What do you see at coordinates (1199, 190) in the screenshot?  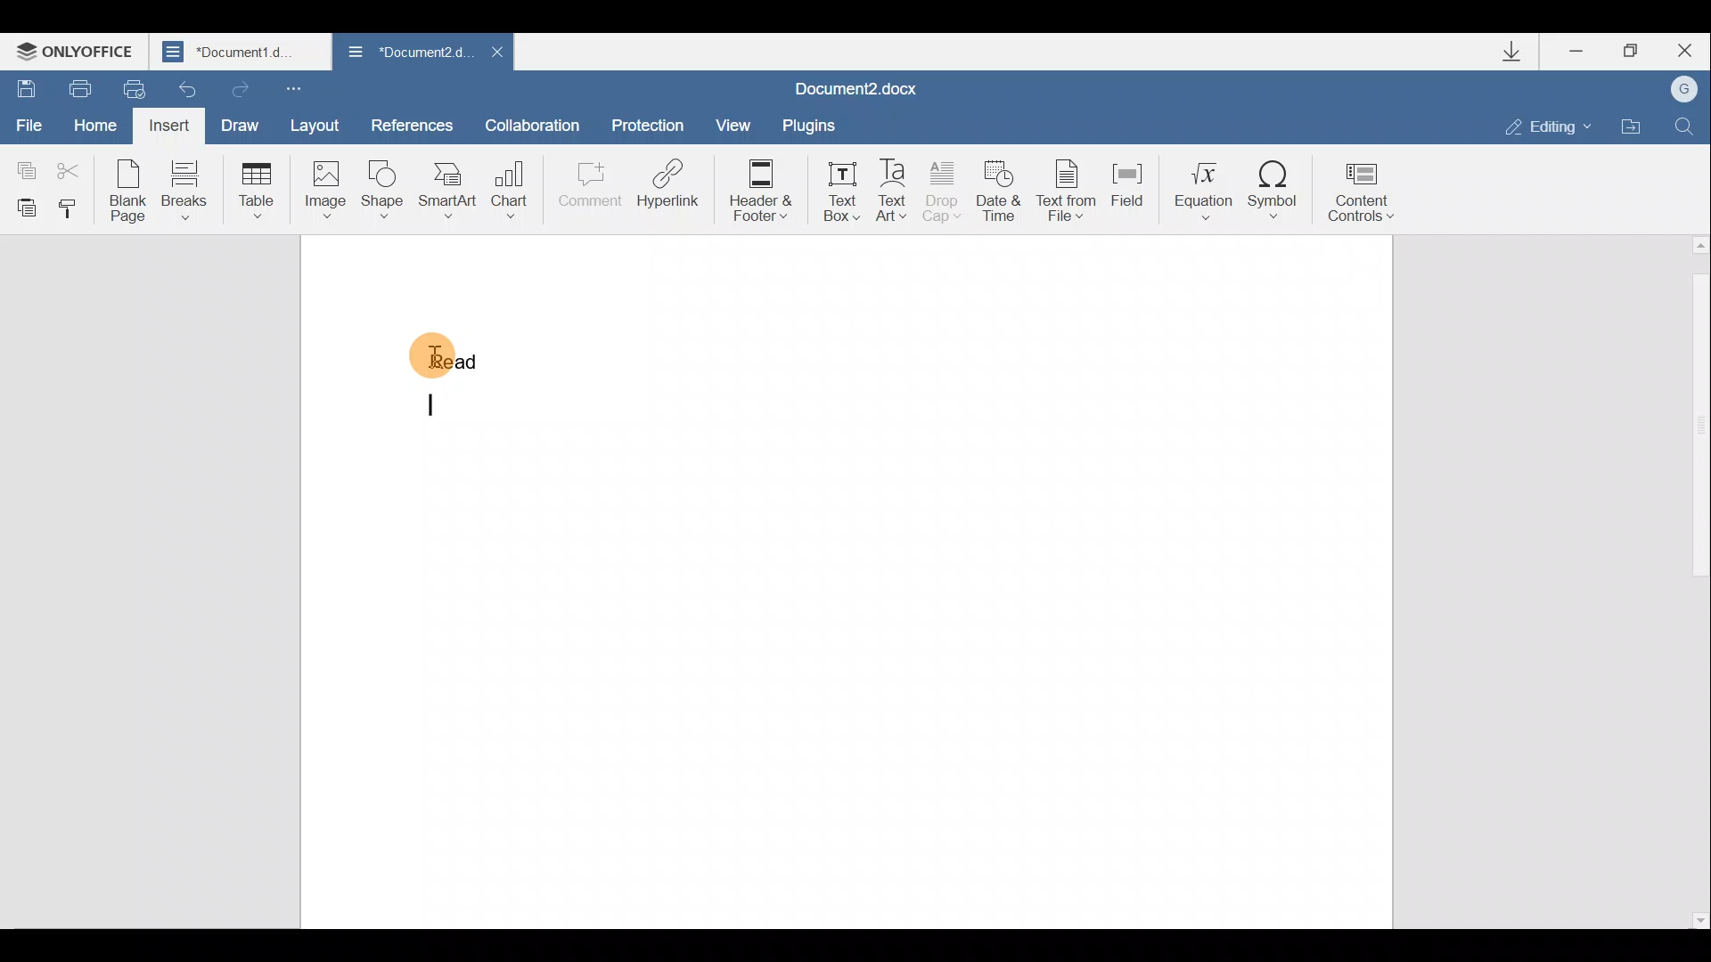 I see `Equation` at bounding box center [1199, 190].